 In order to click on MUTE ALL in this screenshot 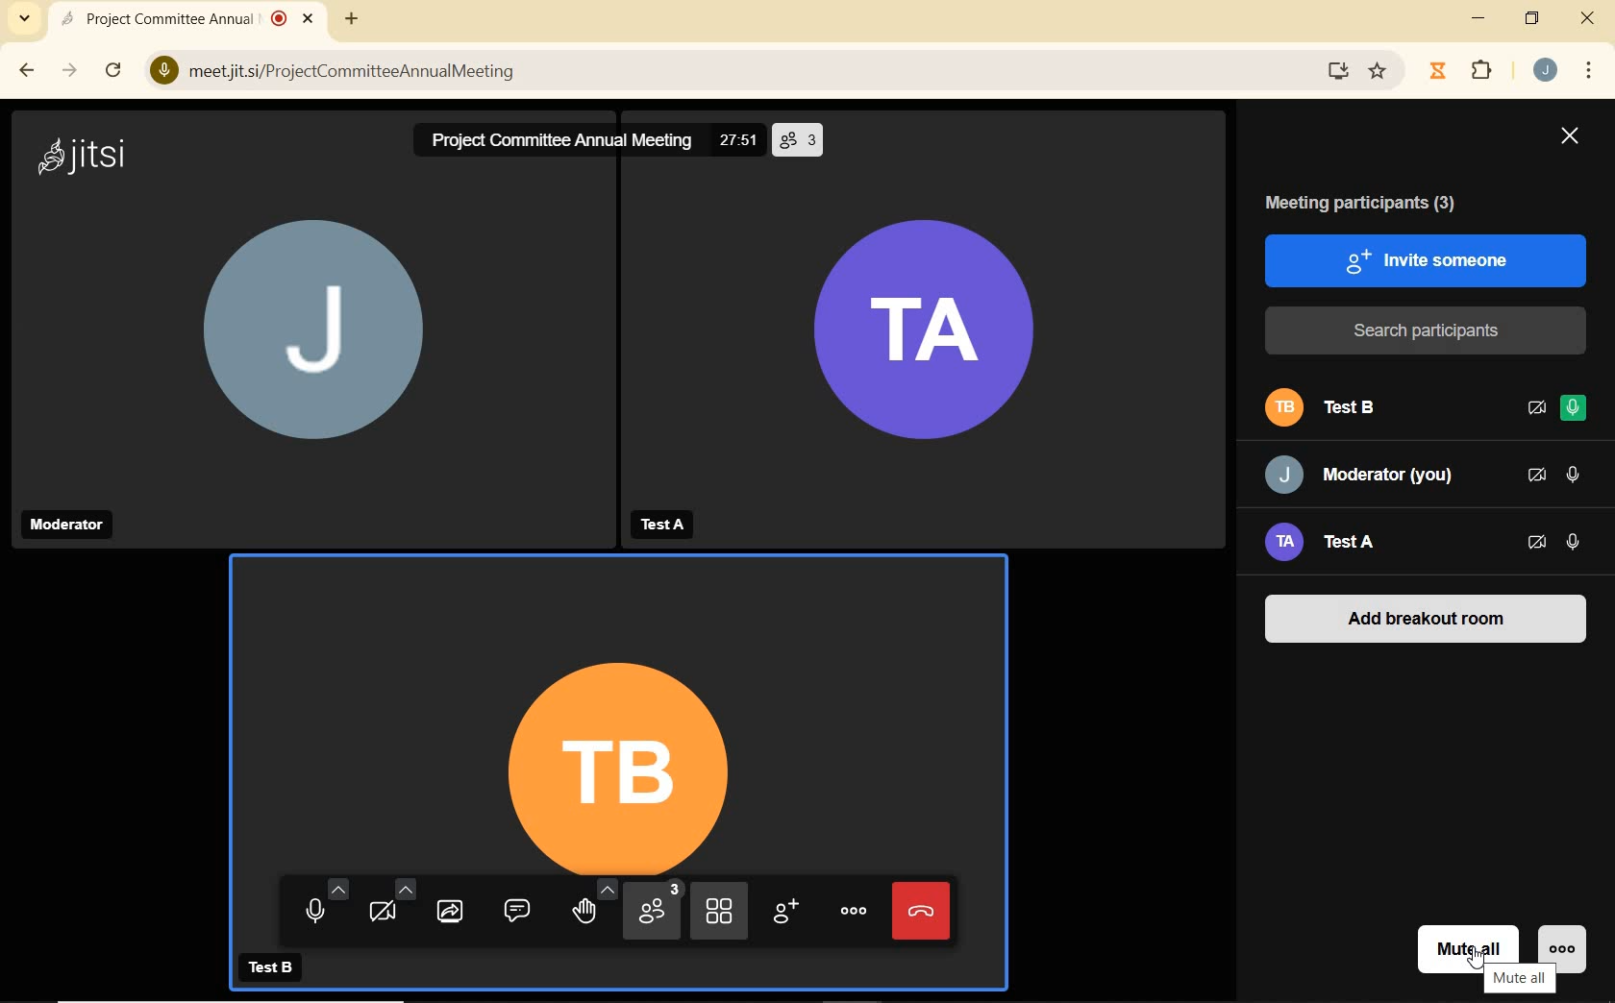, I will do `click(1517, 979)`.